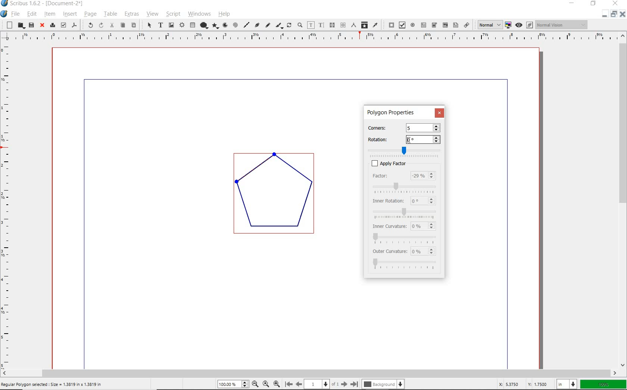 The height and width of the screenshot is (390, 627). I want to click on 5 SIDE POLYGON DRAWN, so click(280, 197).